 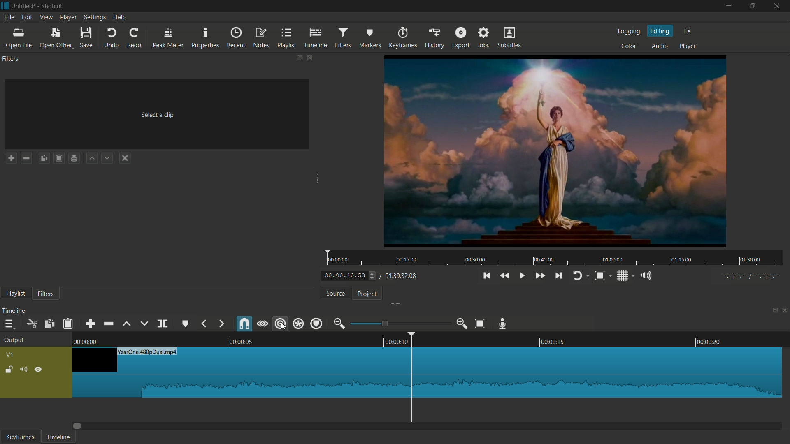 I want to click on show volume control, so click(x=646, y=275).